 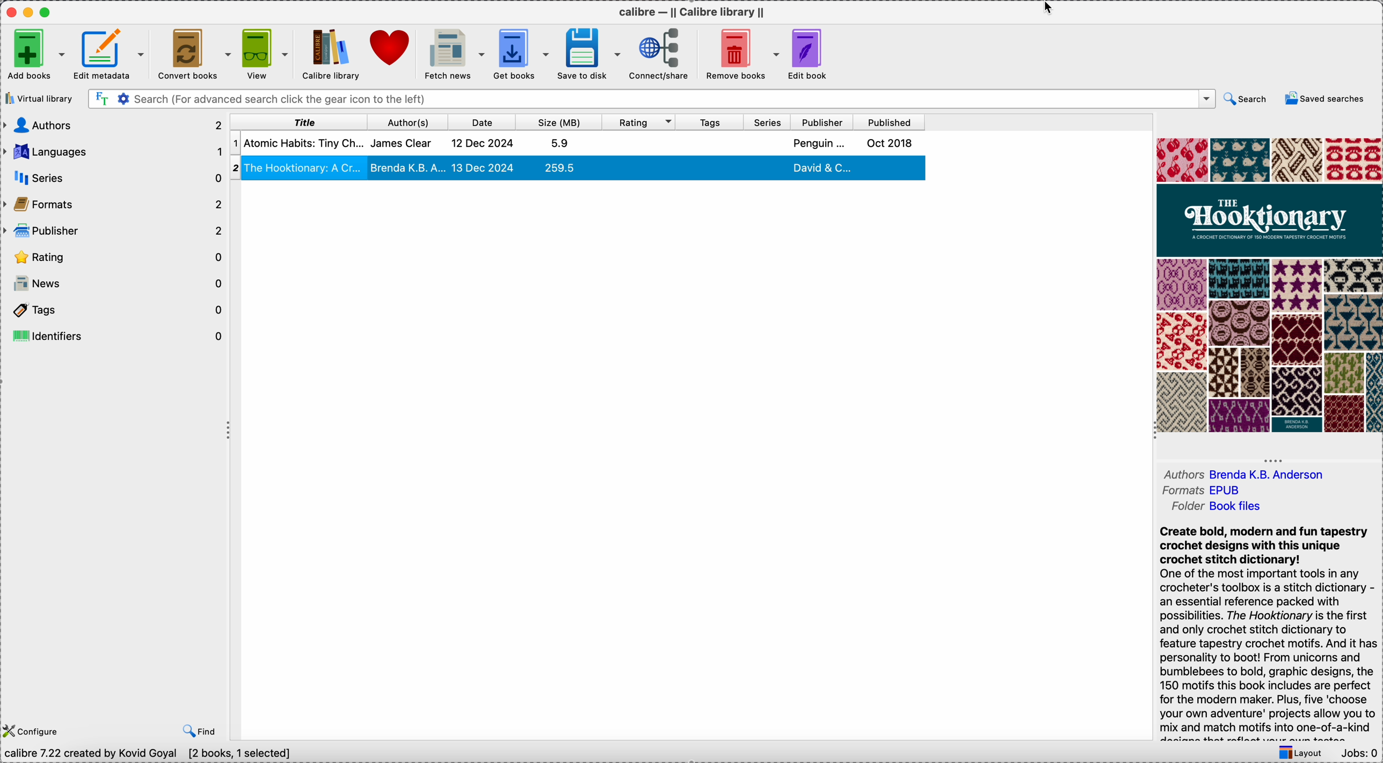 What do you see at coordinates (1322, 100) in the screenshot?
I see `saved searches` at bounding box center [1322, 100].